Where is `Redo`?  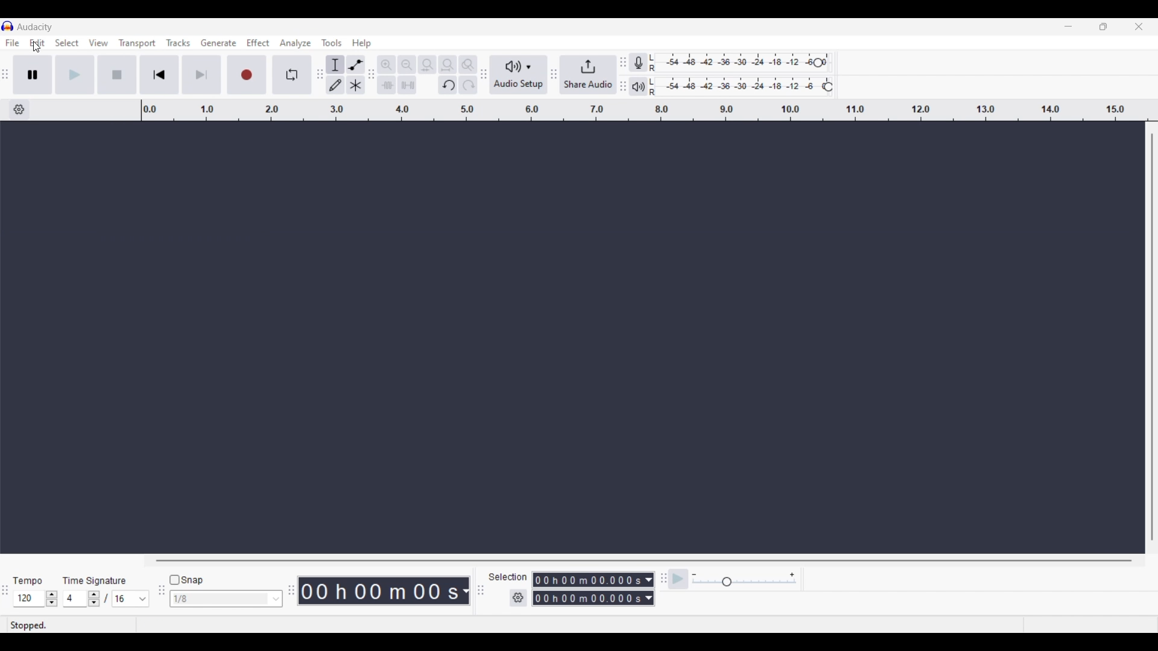 Redo is located at coordinates (467, 84).